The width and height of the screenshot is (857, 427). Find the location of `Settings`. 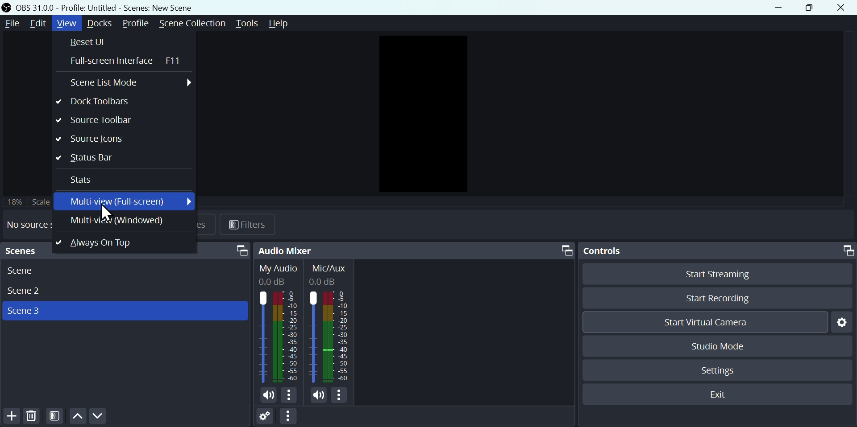

Settings is located at coordinates (844, 323).